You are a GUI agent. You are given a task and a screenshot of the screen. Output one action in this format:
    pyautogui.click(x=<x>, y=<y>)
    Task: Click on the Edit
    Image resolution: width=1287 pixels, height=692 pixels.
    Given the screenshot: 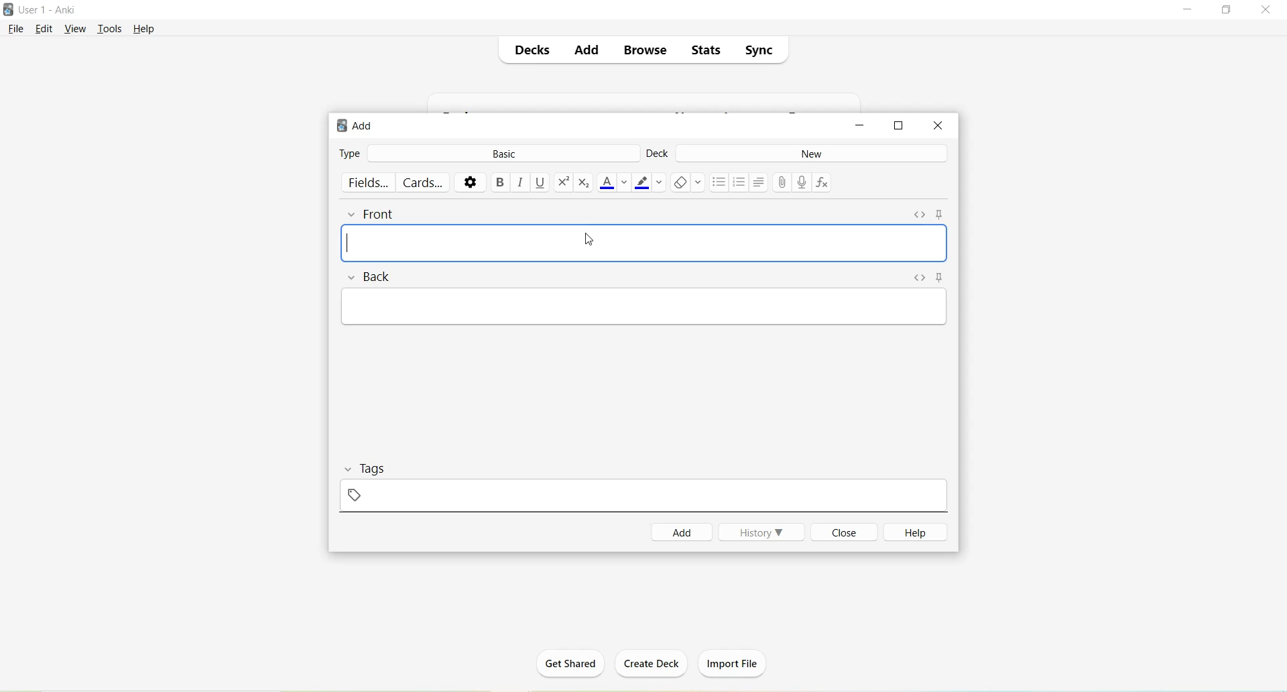 What is the action you would take?
    pyautogui.click(x=48, y=30)
    